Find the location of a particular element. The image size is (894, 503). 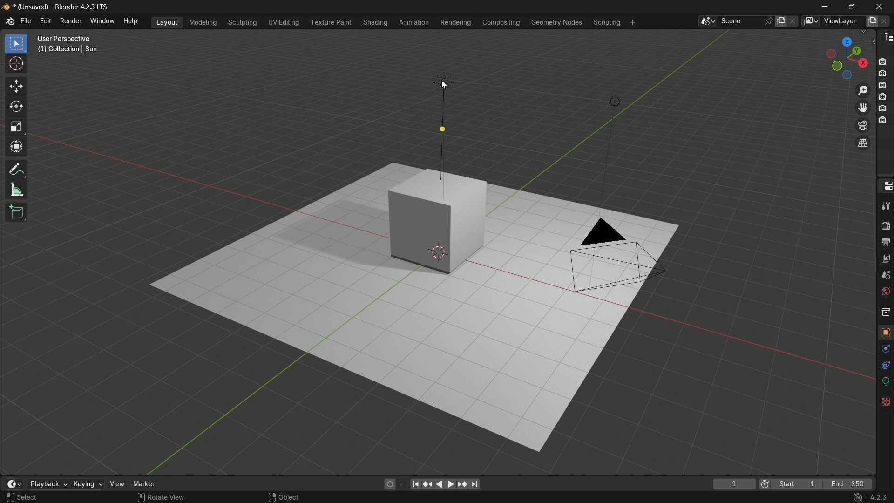

layer 1 is located at coordinates (883, 61).